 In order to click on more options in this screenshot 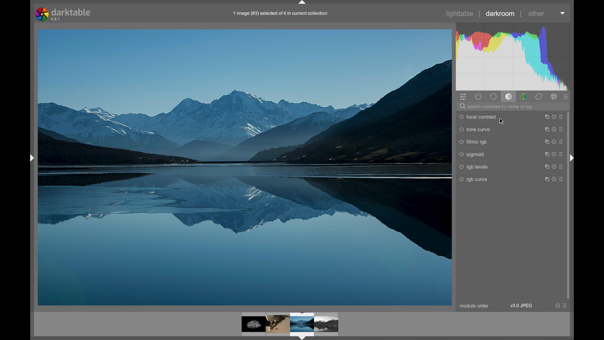, I will do `click(554, 167)`.